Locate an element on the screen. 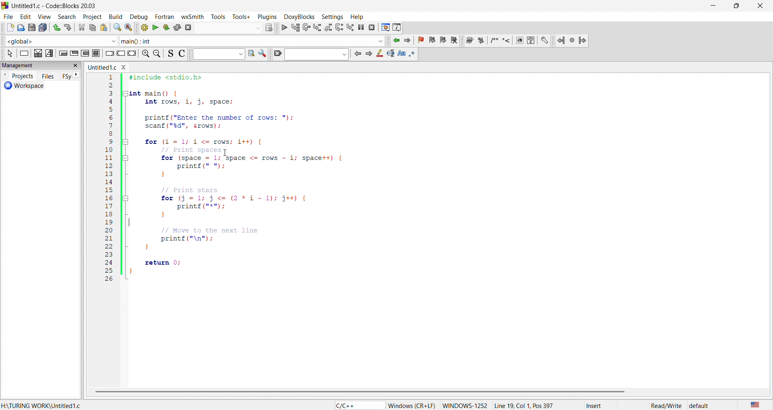 The width and height of the screenshot is (773, 410). new file is located at coordinates (7, 28).